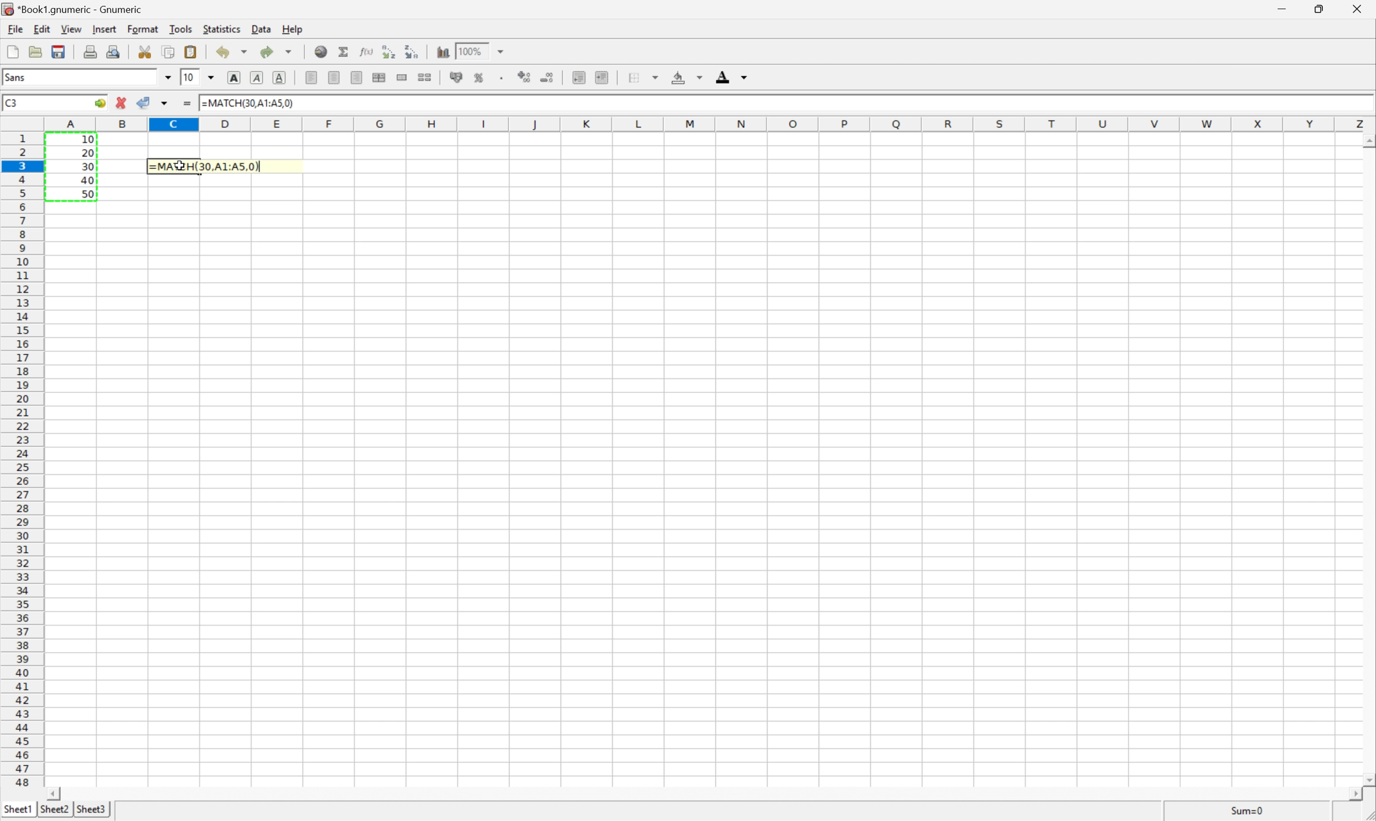 This screenshot has width=1376, height=821. What do you see at coordinates (54, 810) in the screenshot?
I see `Sheet2` at bounding box center [54, 810].